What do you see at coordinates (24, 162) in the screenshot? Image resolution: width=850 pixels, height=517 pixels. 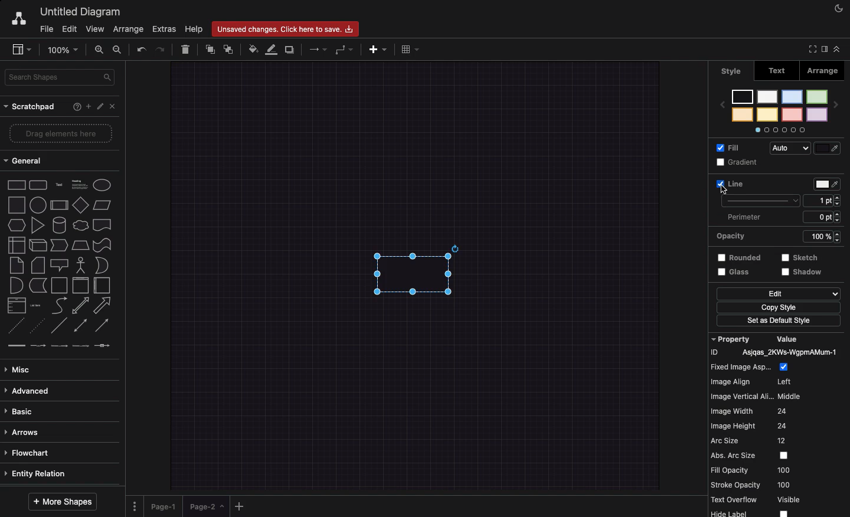 I see `General` at bounding box center [24, 162].